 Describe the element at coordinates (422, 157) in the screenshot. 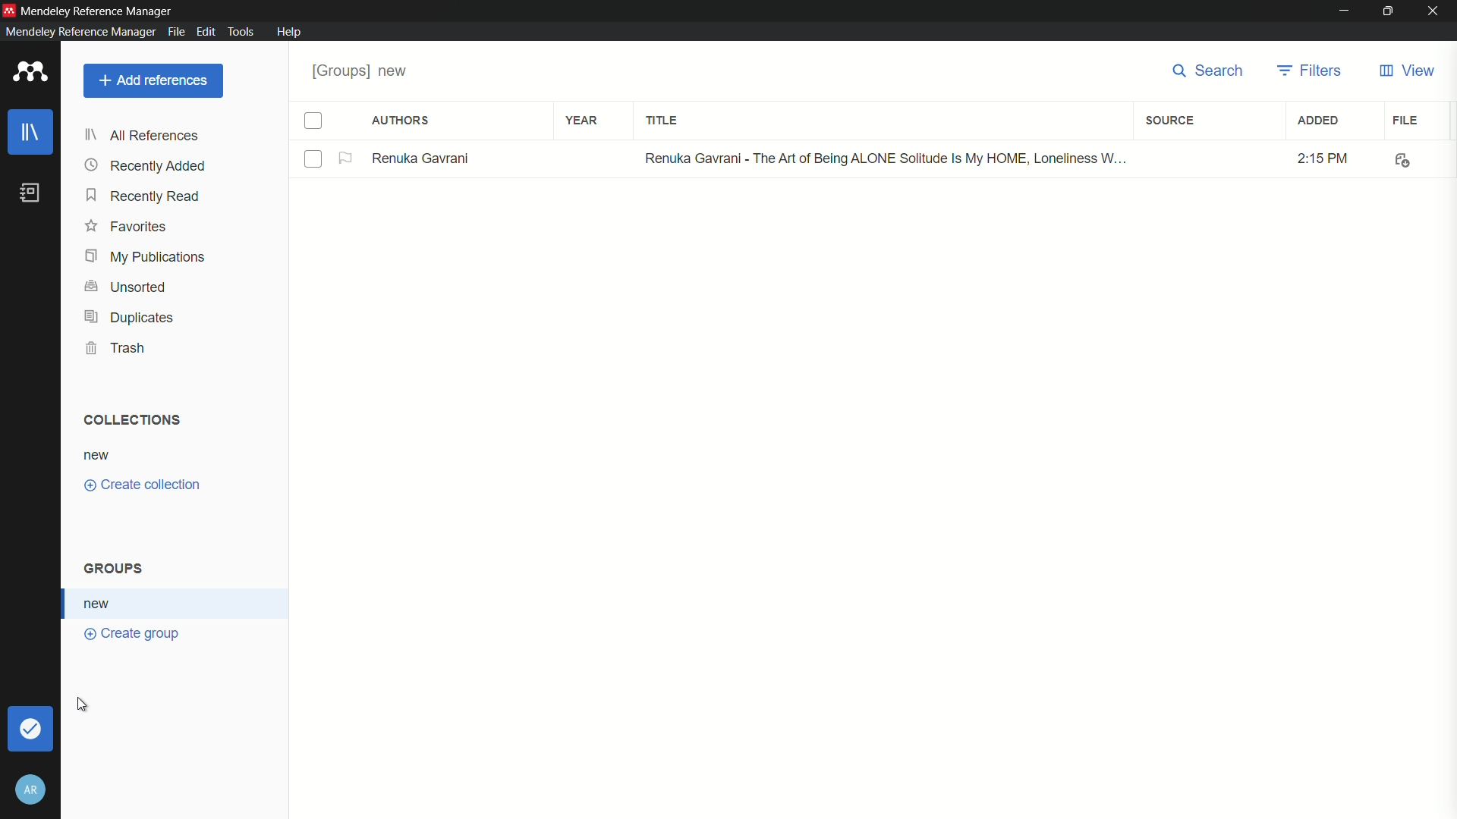

I see `Renuka Gavrani` at that location.